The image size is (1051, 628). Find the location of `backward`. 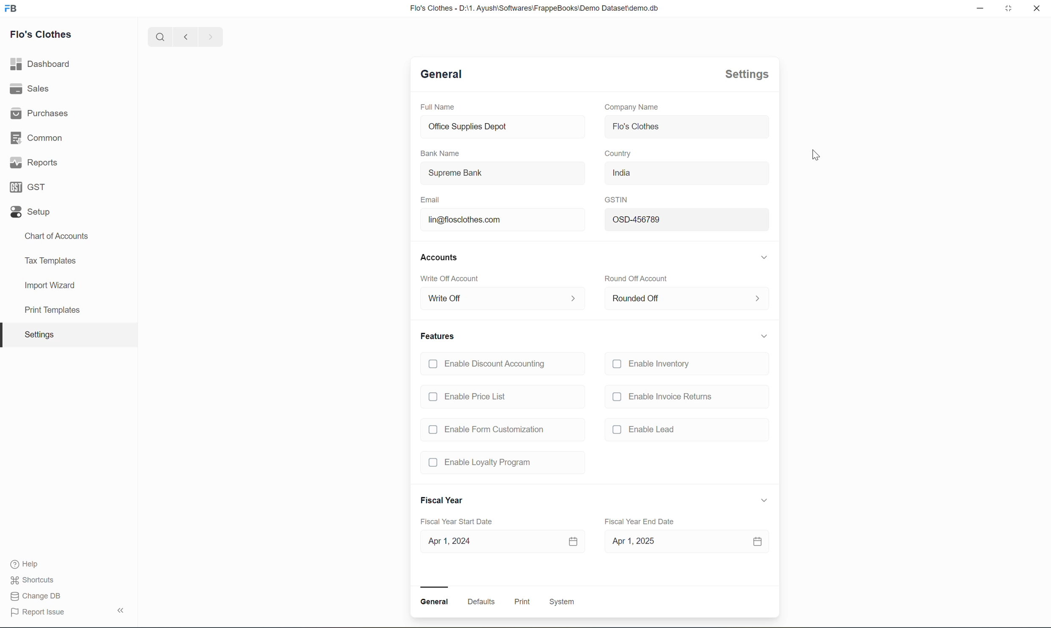

backward is located at coordinates (187, 36).